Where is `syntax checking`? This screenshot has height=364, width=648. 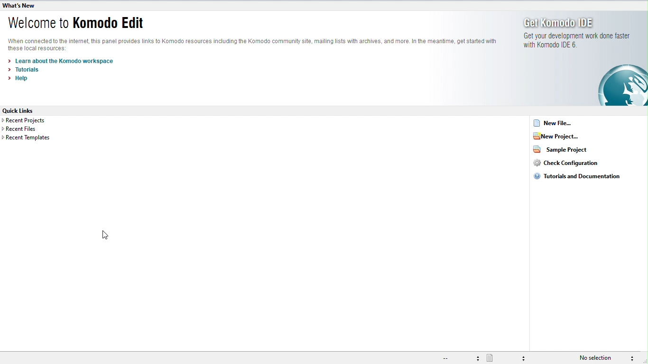
syntax checking is located at coordinates (637, 358).